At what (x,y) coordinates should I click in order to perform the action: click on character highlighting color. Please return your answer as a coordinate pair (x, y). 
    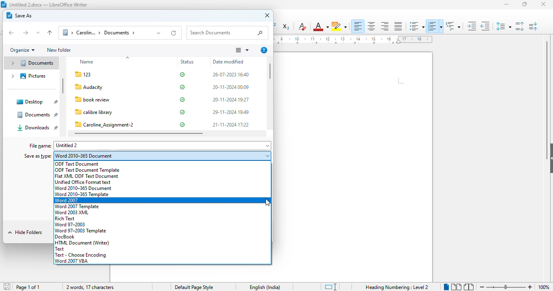
    Looking at the image, I should click on (339, 26).